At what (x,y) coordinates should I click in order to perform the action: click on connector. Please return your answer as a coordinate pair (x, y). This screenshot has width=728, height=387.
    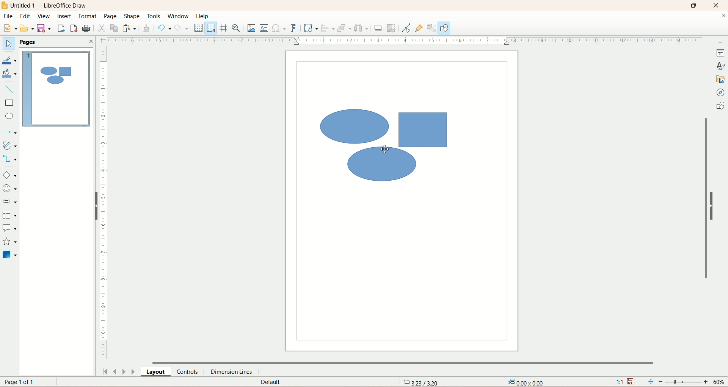
    Looking at the image, I should click on (9, 159).